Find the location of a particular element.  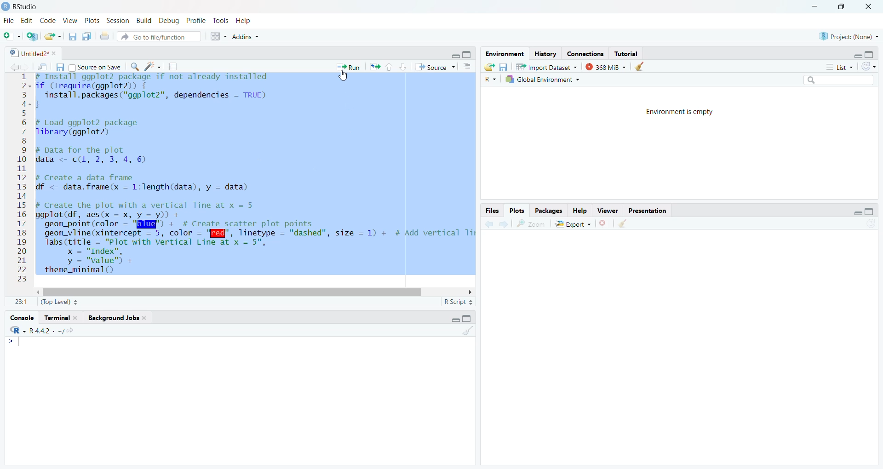

back is located at coordinates (488, 223).